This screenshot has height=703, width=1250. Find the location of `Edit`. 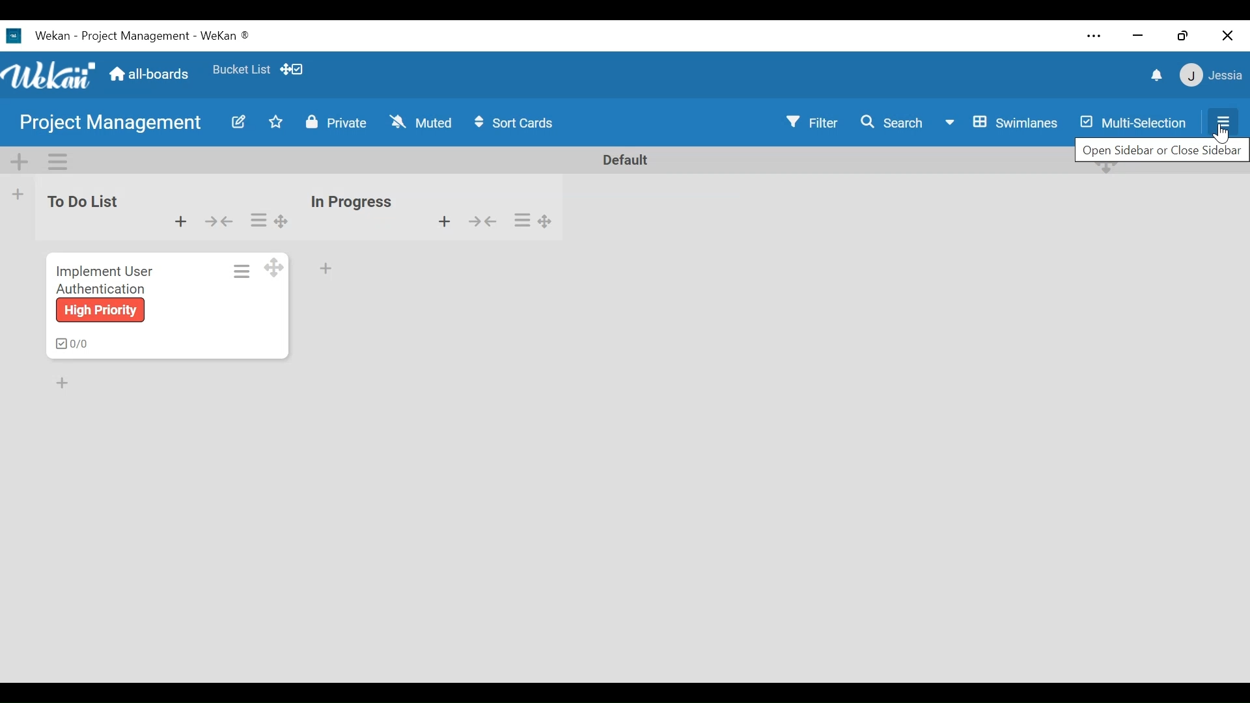

Edit is located at coordinates (236, 123).